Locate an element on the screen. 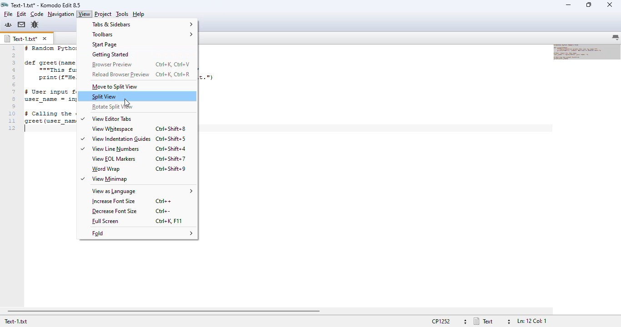  tabs & sidebars is located at coordinates (142, 25).